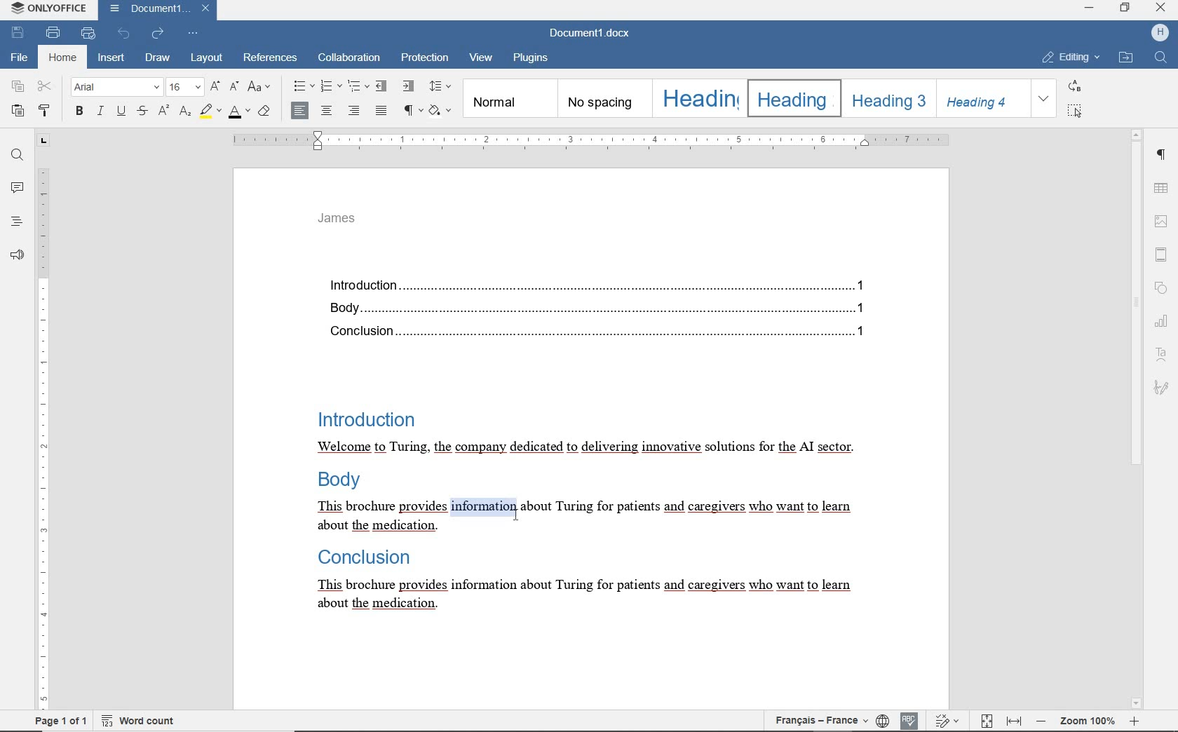 Image resolution: width=1178 pixels, height=732 pixels. Describe the element at coordinates (698, 97) in the screenshot. I see `HEADING 1` at that location.